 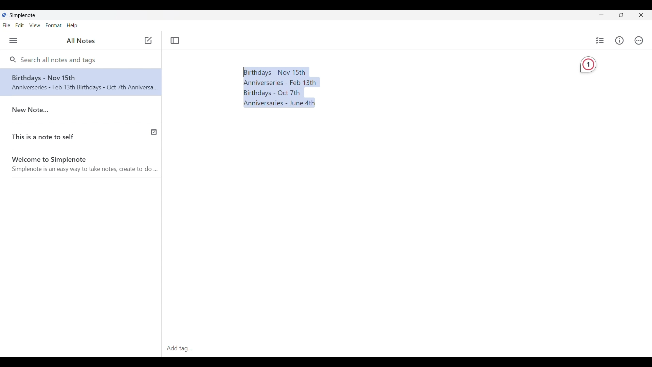 I want to click on Birthdays and Anniversaries date(Text selected), so click(x=280, y=88).